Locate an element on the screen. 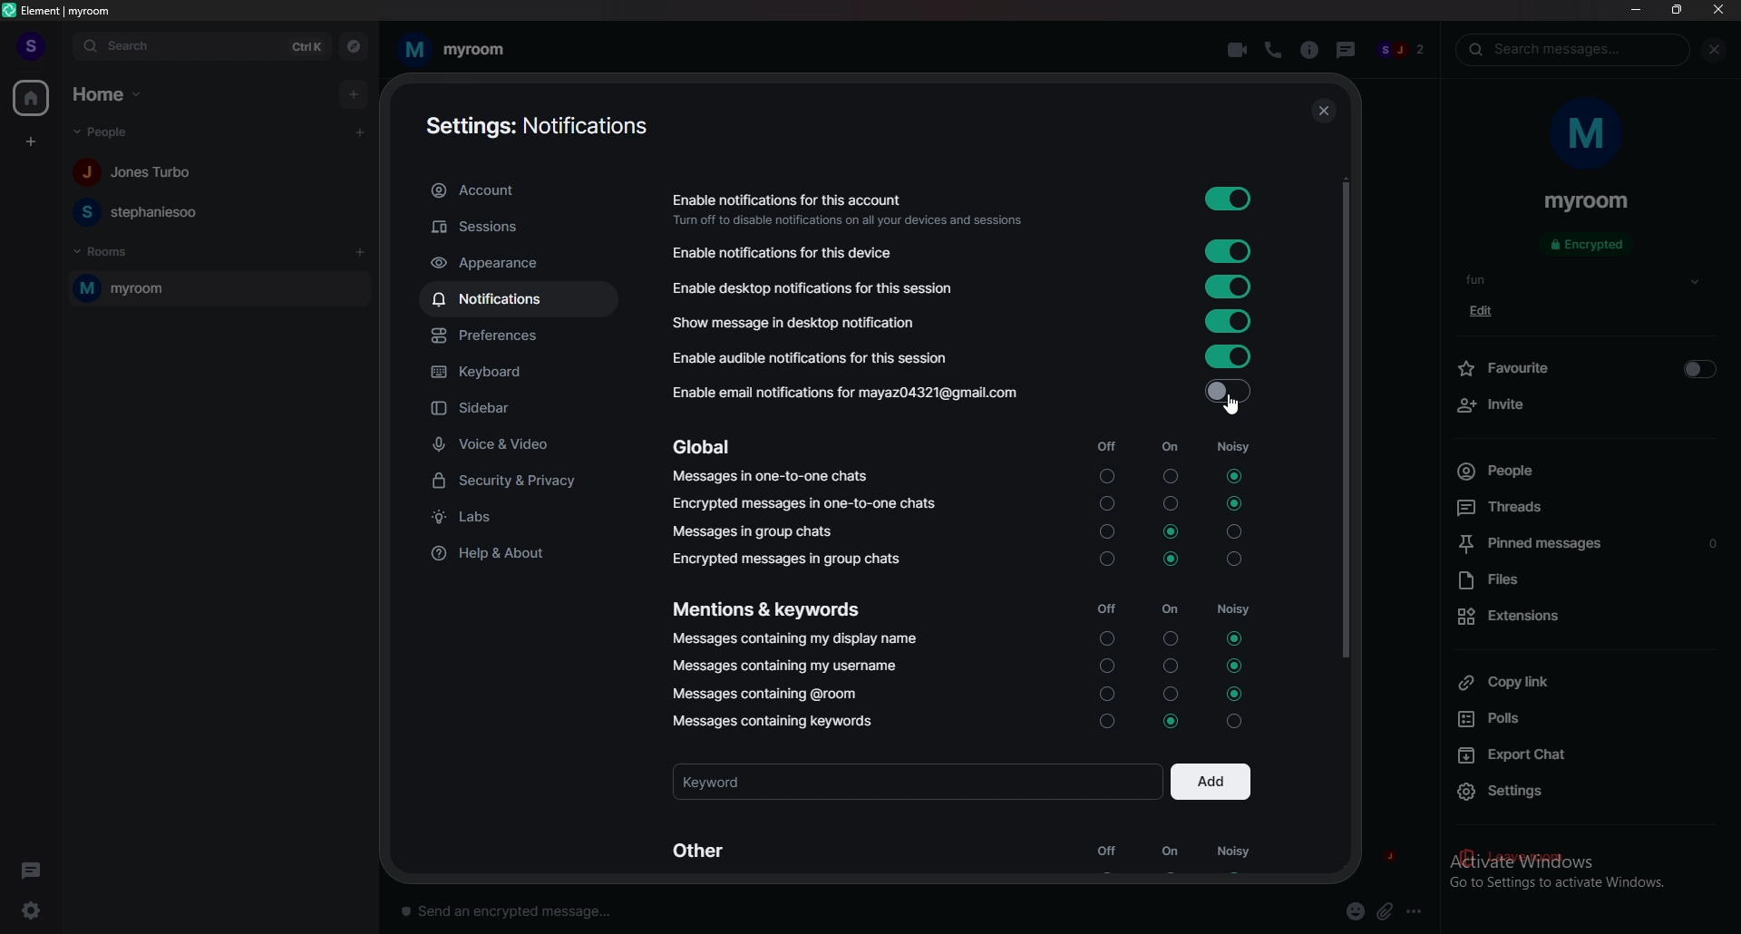 Image resolution: width=1741 pixels, height=934 pixels. favourite is located at coordinates (1586, 366).